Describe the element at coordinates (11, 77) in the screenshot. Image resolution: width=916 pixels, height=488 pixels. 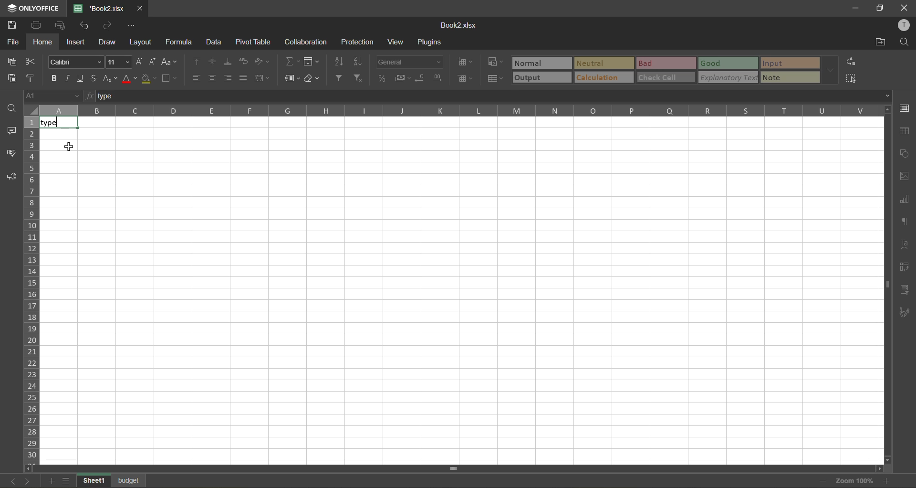
I see `paste` at that location.